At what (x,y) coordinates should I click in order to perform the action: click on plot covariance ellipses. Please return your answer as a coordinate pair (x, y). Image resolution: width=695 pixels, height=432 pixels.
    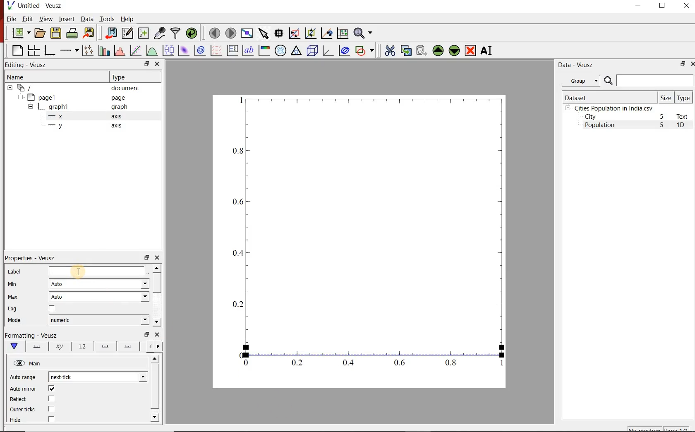
    Looking at the image, I should click on (344, 51).